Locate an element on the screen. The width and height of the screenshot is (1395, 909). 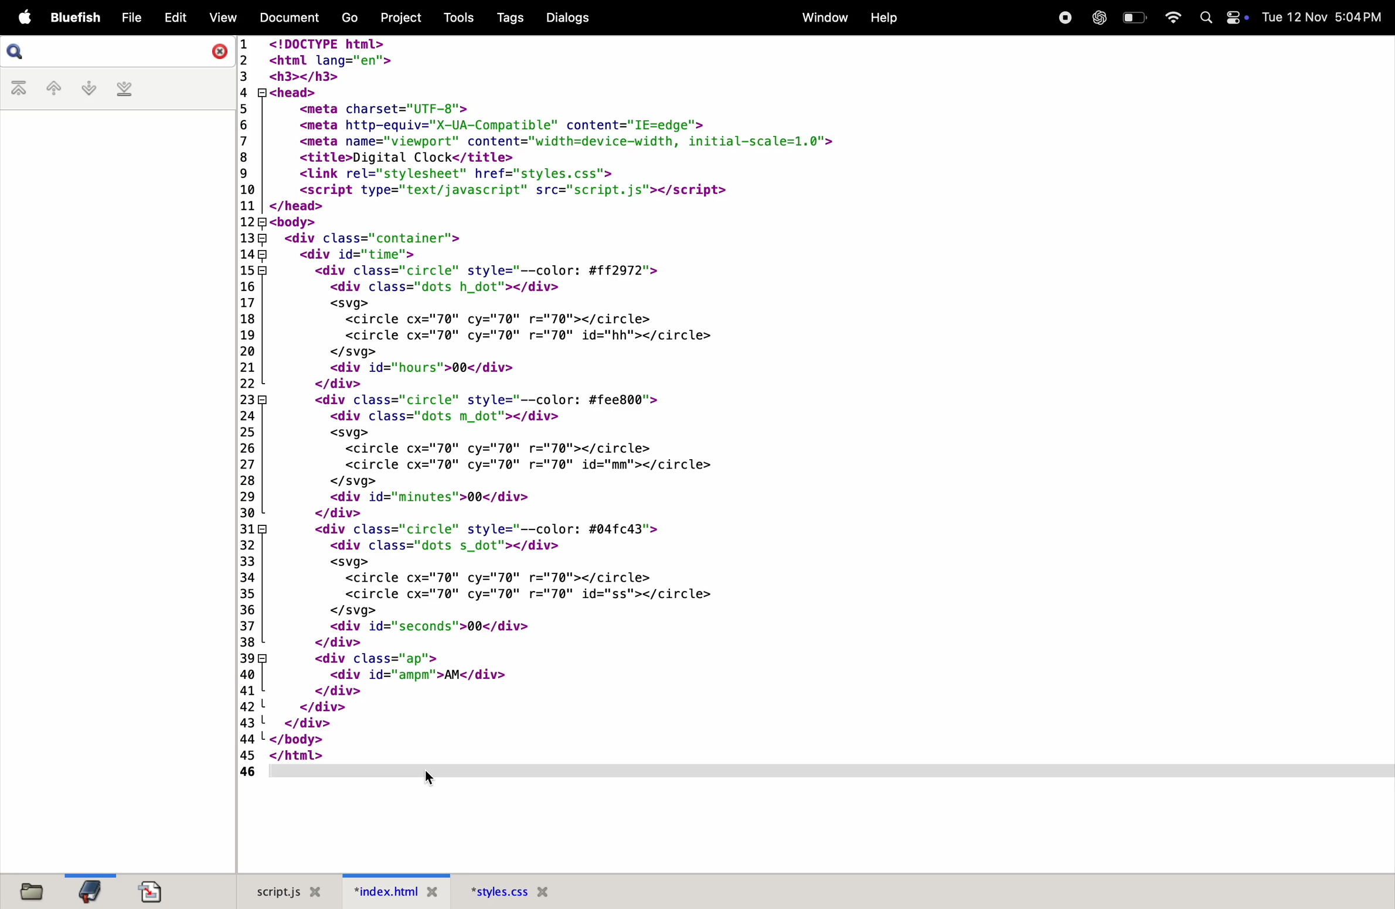
tools is located at coordinates (461, 18).